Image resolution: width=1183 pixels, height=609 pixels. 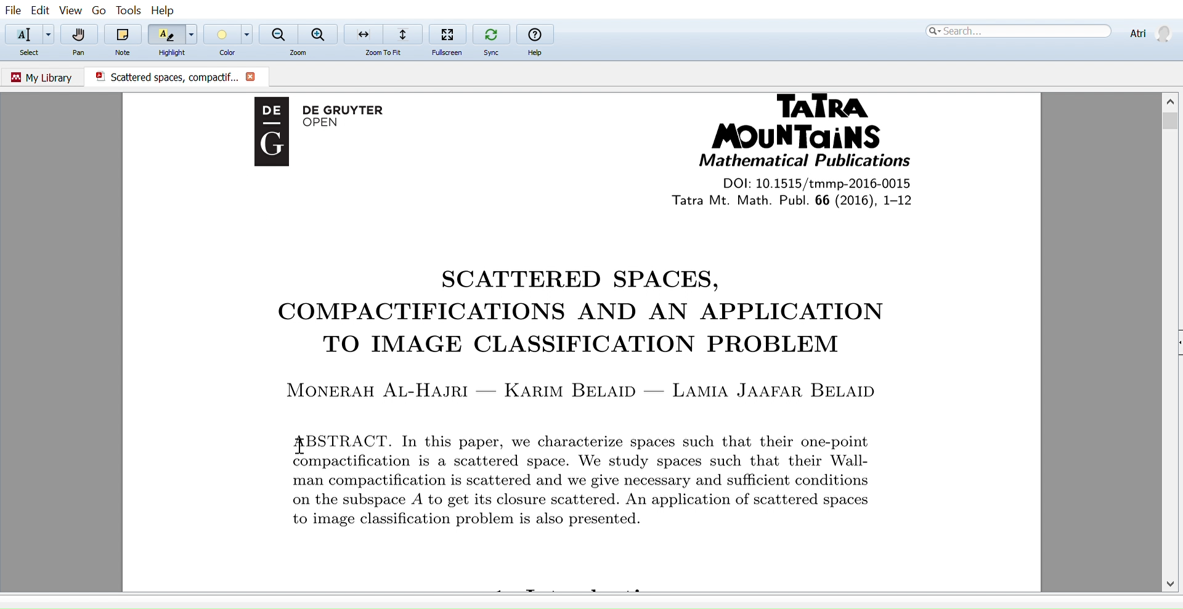 I want to click on man compactification is scattered and we give necessary and sufficient conditions, so click(x=596, y=483).